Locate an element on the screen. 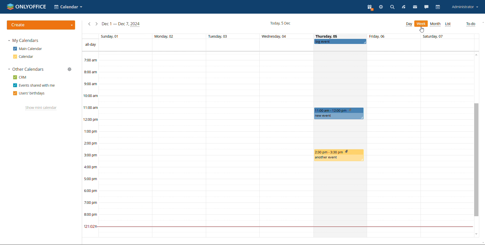  calendar is located at coordinates (23, 57).